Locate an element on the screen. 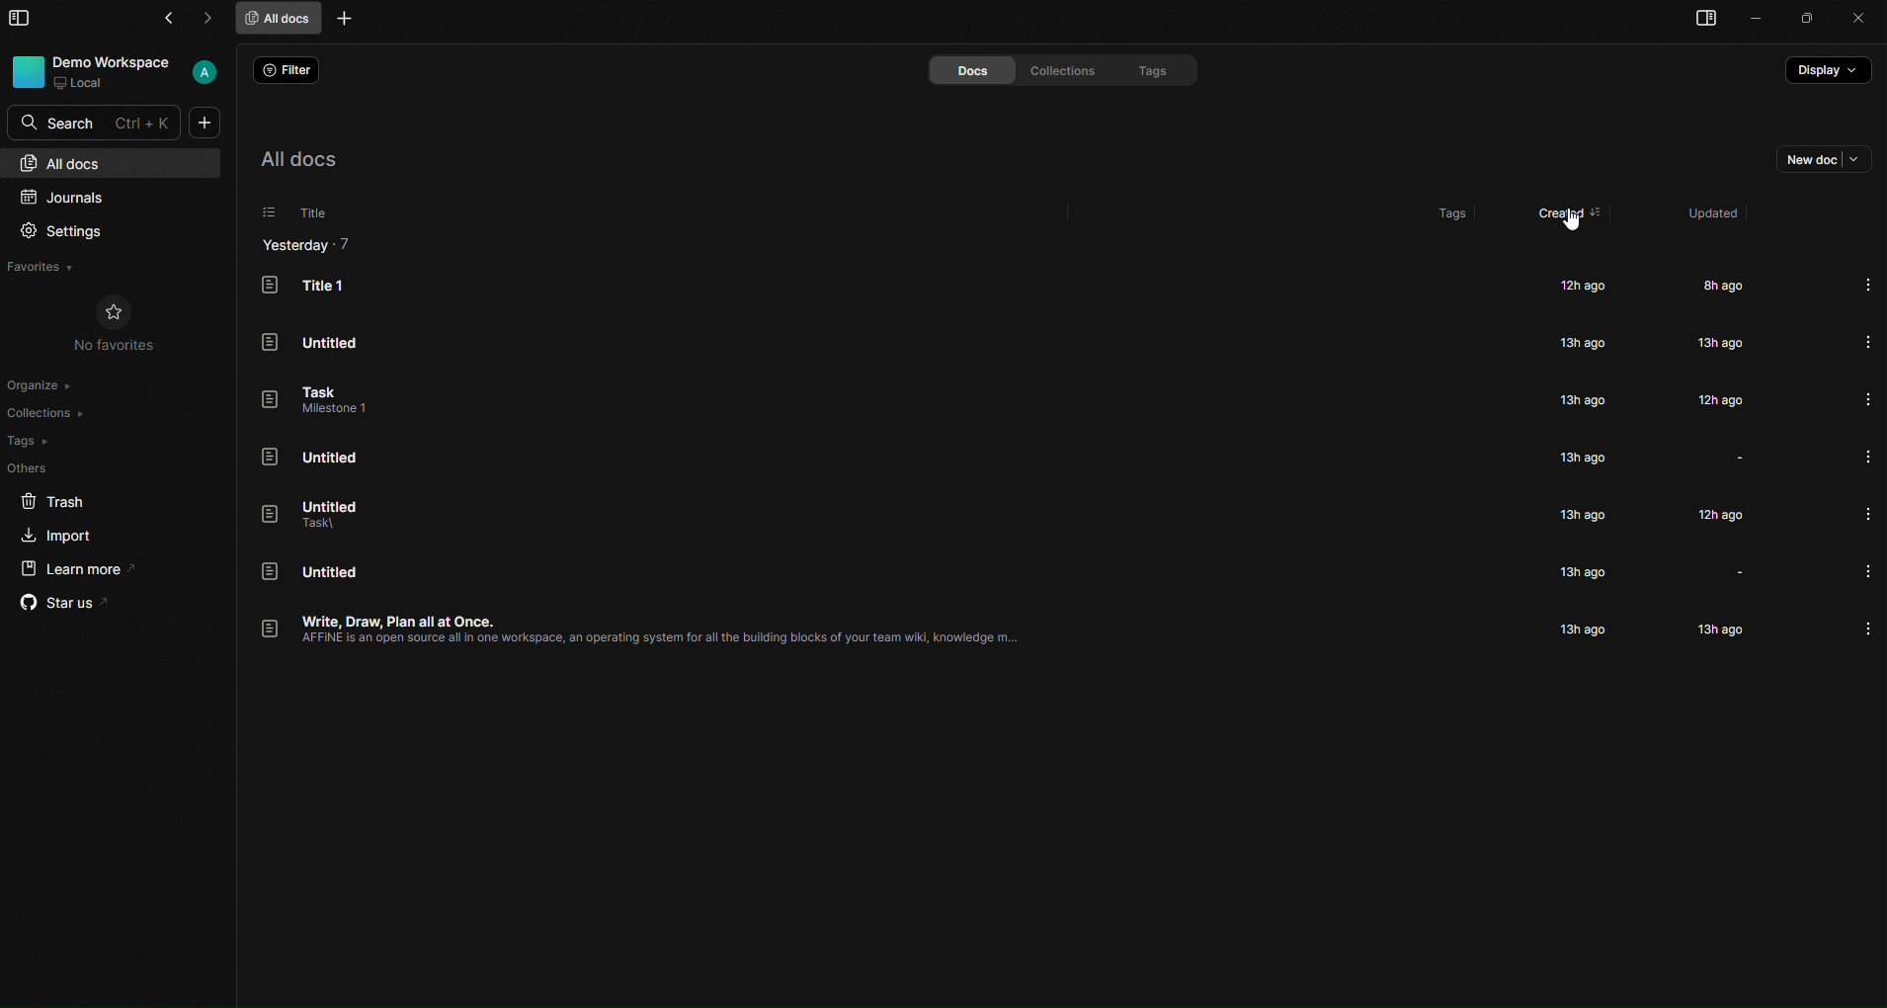 The width and height of the screenshot is (1887, 1008). updated is located at coordinates (1723, 217).